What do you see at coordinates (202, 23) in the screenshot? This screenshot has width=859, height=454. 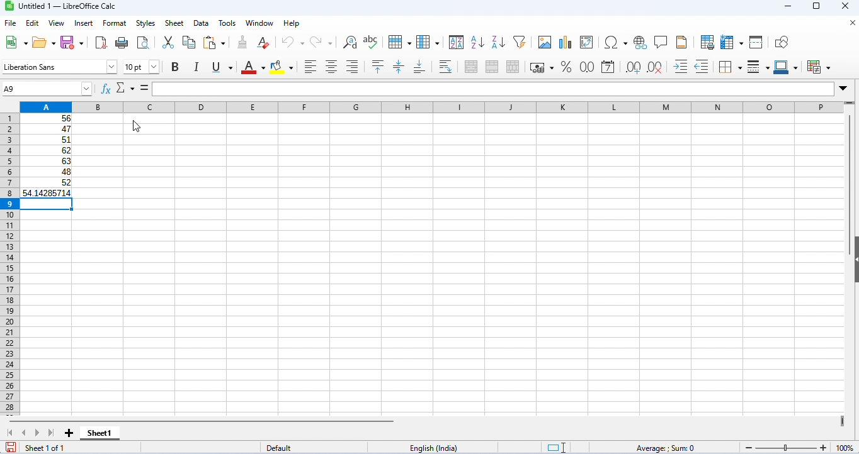 I see `data` at bounding box center [202, 23].